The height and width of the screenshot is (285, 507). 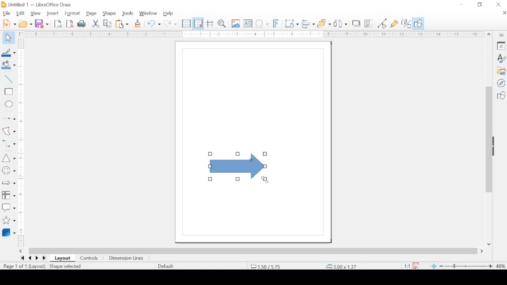 I want to click on export, so click(x=58, y=24).